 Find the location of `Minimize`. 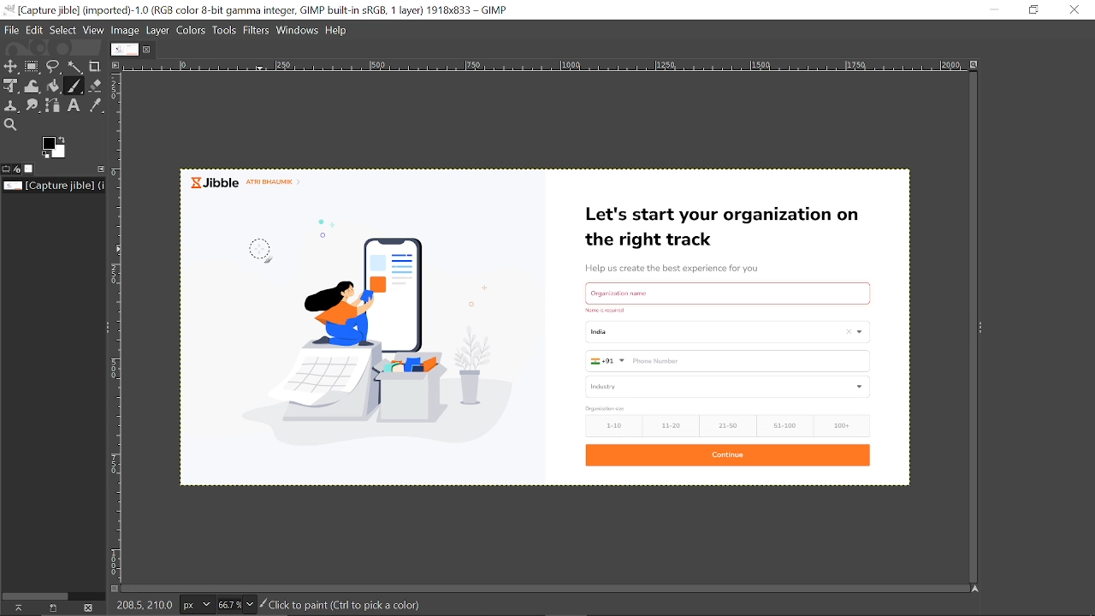

Minimize is located at coordinates (994, 9).